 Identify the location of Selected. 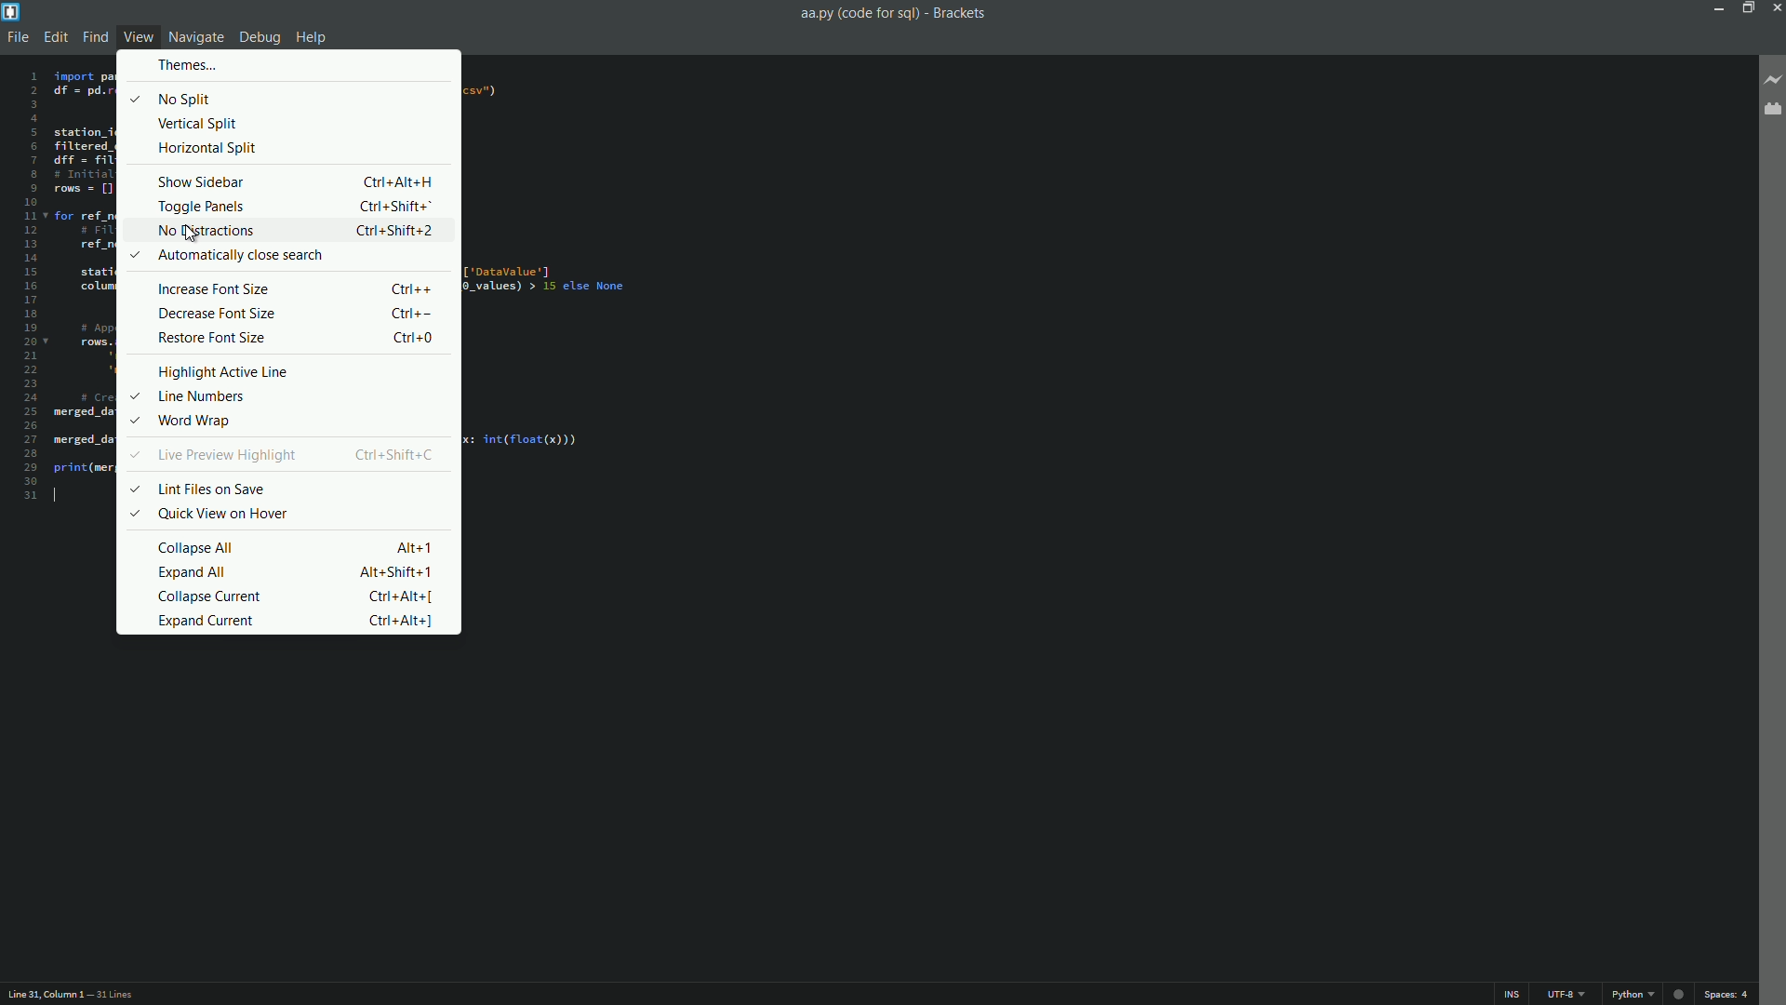
(134, 97).